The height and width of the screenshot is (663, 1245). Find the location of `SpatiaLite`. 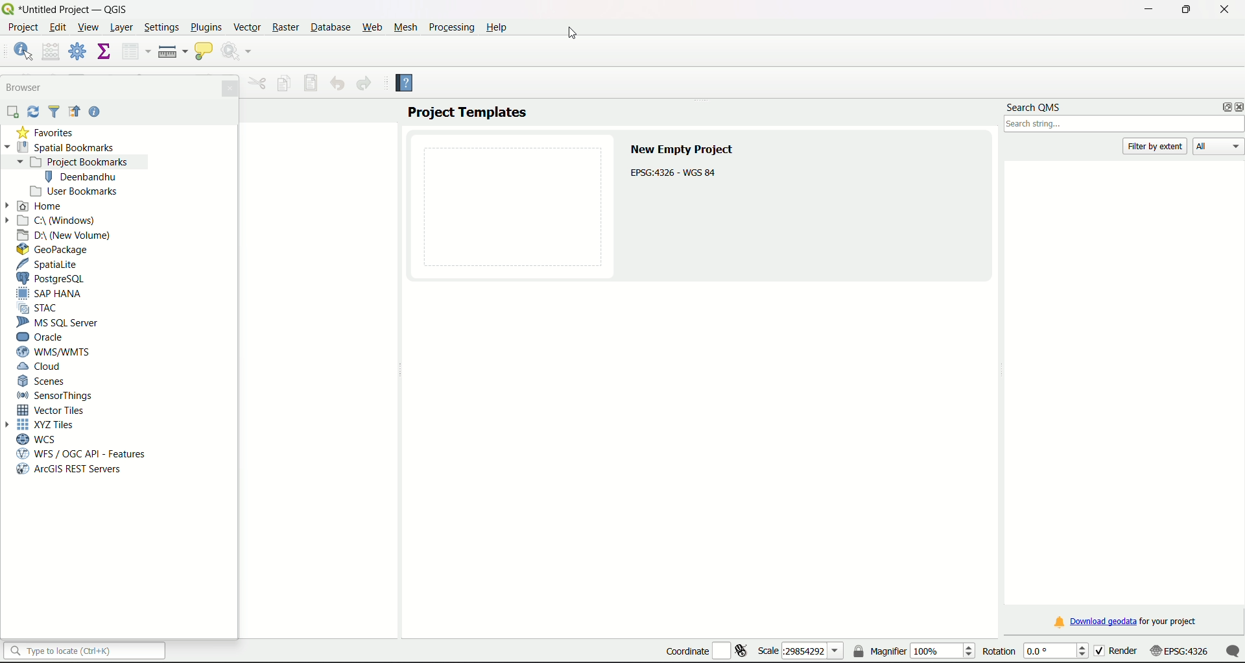

SpatiaLite is located at coordinates (56, 263).